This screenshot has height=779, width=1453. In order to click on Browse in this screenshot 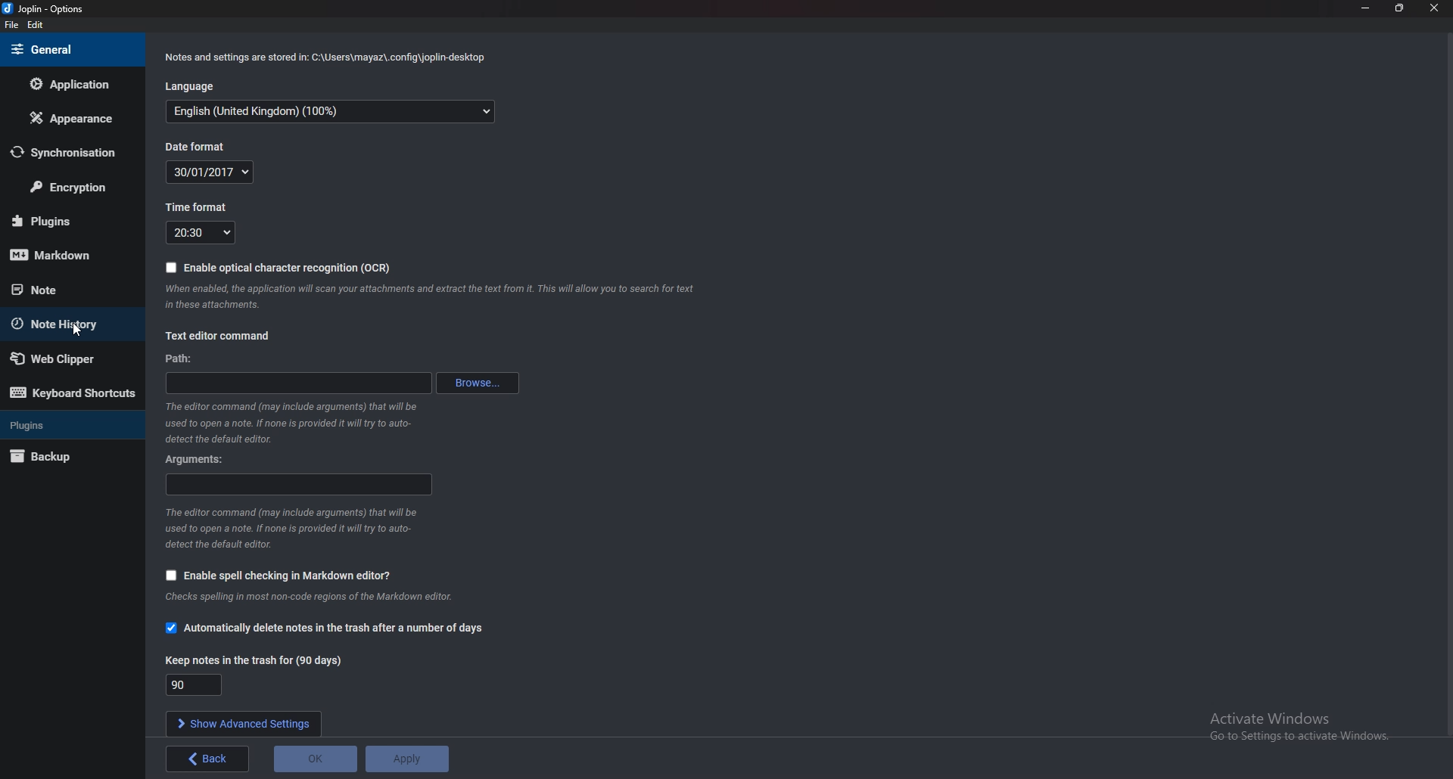, I will do `click(478, 383)`.